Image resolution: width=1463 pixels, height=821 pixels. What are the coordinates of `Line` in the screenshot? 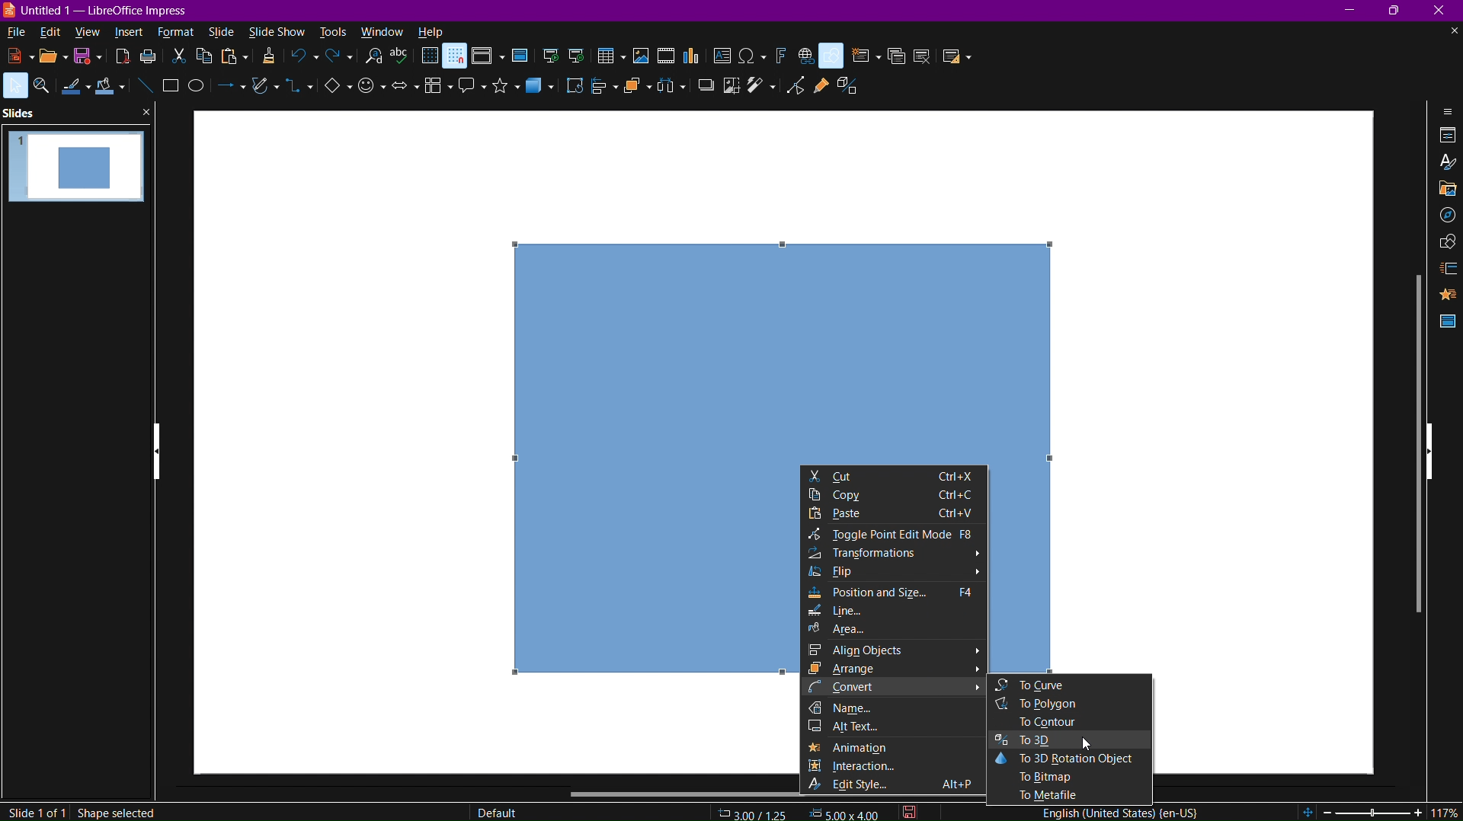 It's located at (860, 614).